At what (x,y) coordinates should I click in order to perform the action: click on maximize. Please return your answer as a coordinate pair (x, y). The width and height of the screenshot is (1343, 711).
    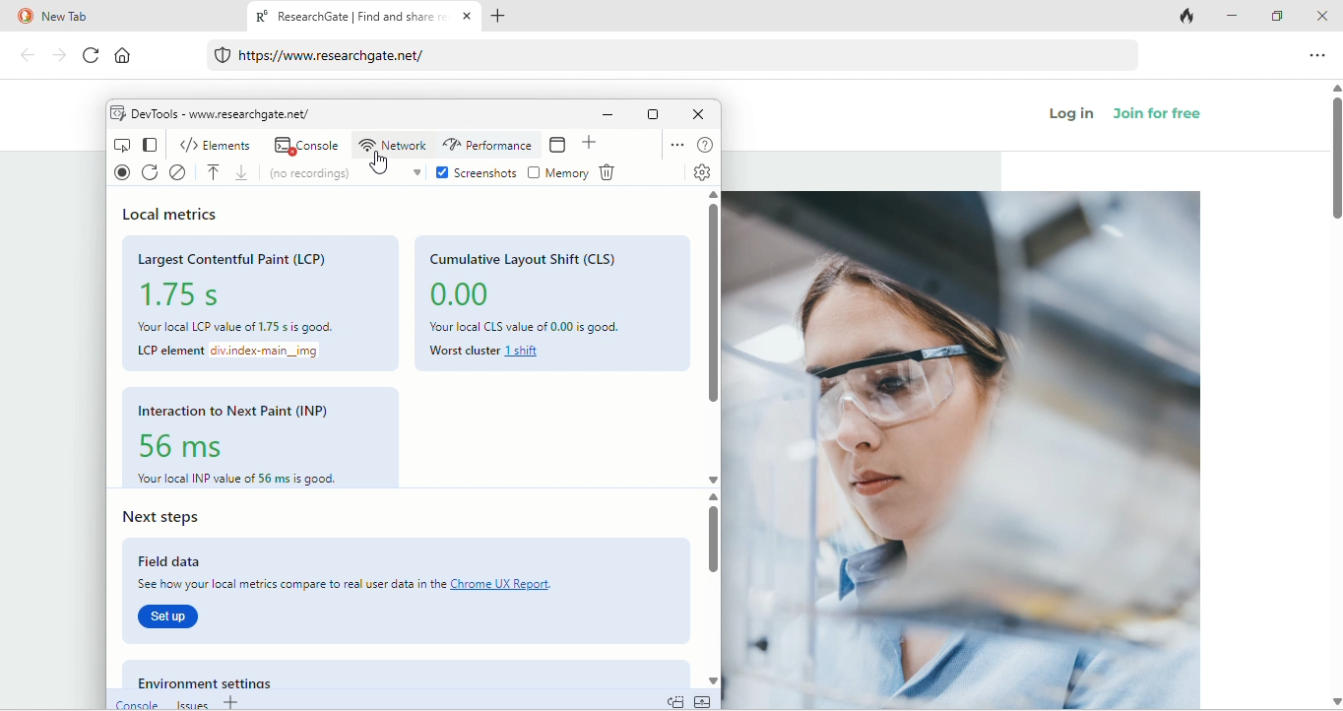
    Looking at the image, I should click on (1280, 15).